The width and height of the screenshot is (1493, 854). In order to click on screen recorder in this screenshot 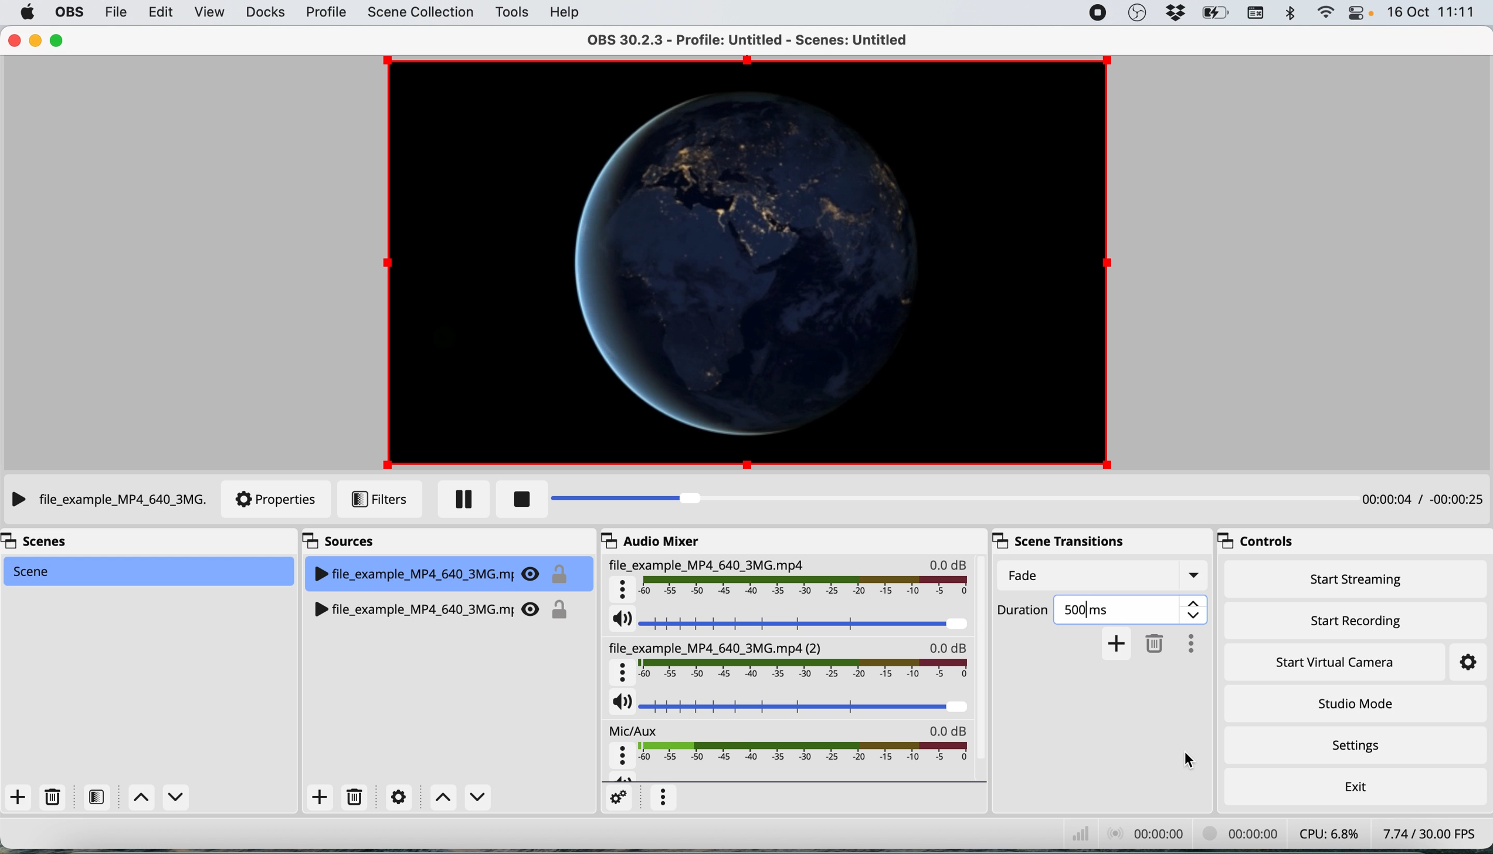, I will do `click(1095, 13)`.